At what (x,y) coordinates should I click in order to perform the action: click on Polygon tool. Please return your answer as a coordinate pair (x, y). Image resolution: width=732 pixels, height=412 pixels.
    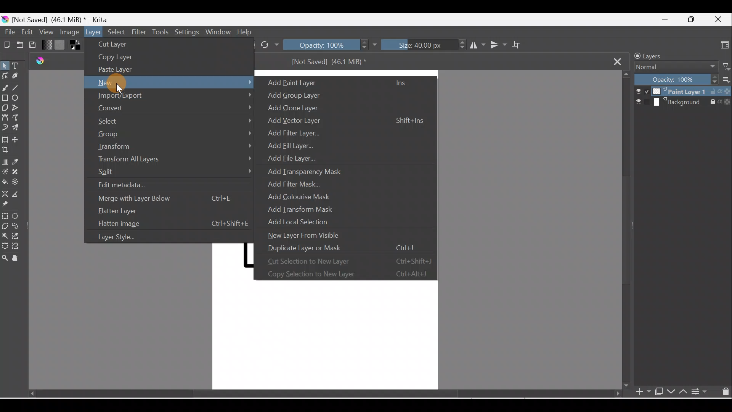
    Looking at the image, I should click on (5, 108).